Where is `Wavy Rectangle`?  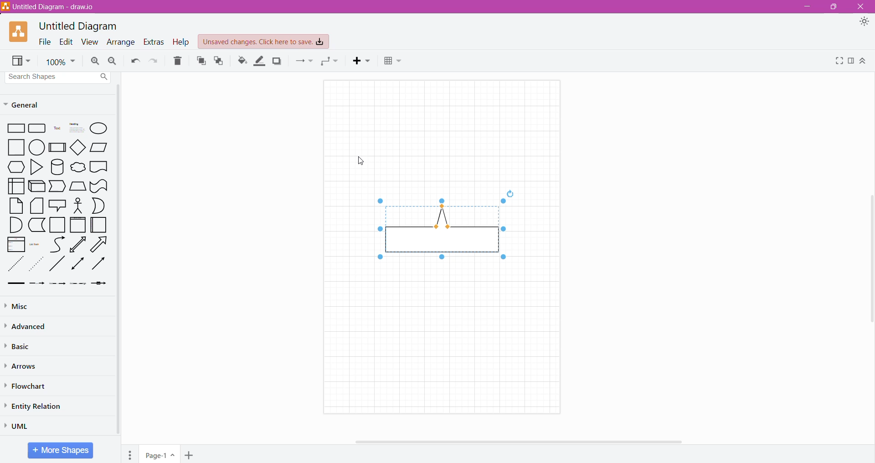 Wavy Rectangle is located at coordinates (99, 186).